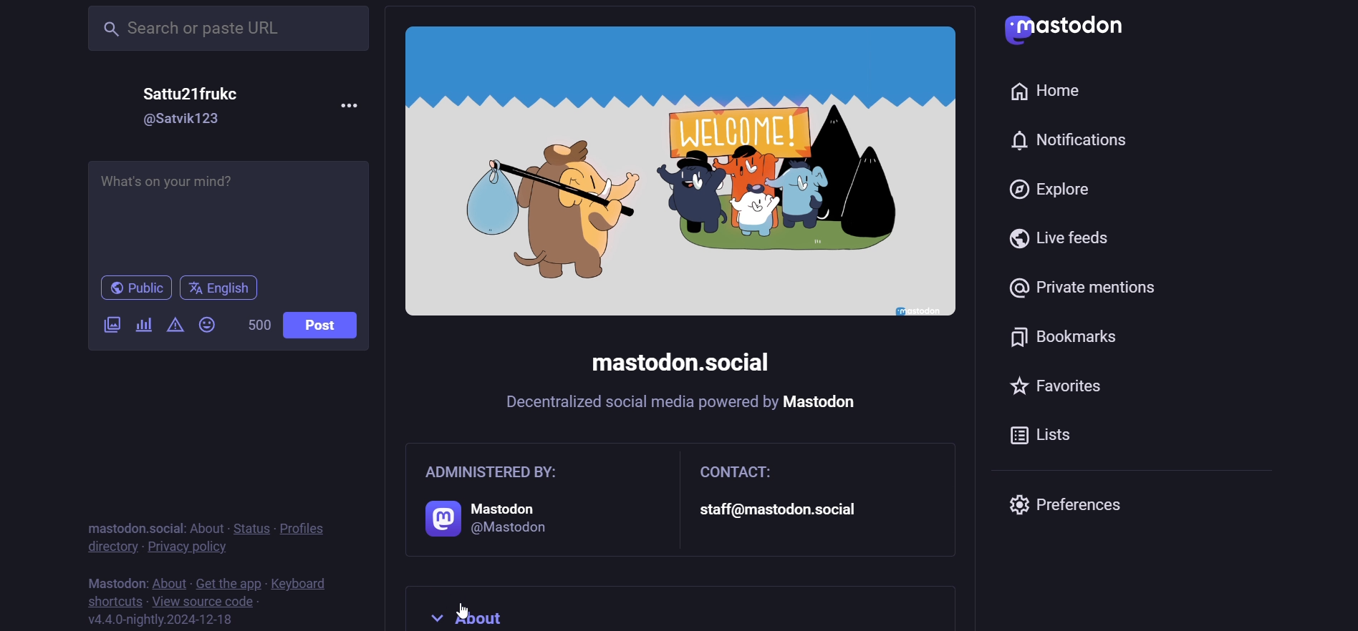  Describe the element at coordinates (1077, 141) in the screenshot. I see `notification` at that location.